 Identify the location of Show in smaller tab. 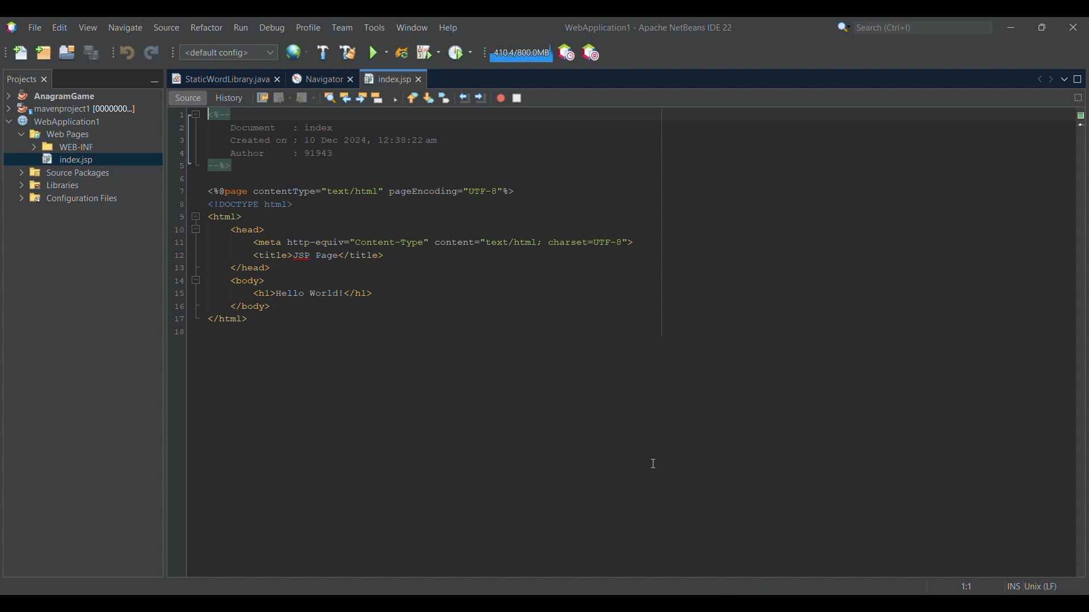
(1042, 27).